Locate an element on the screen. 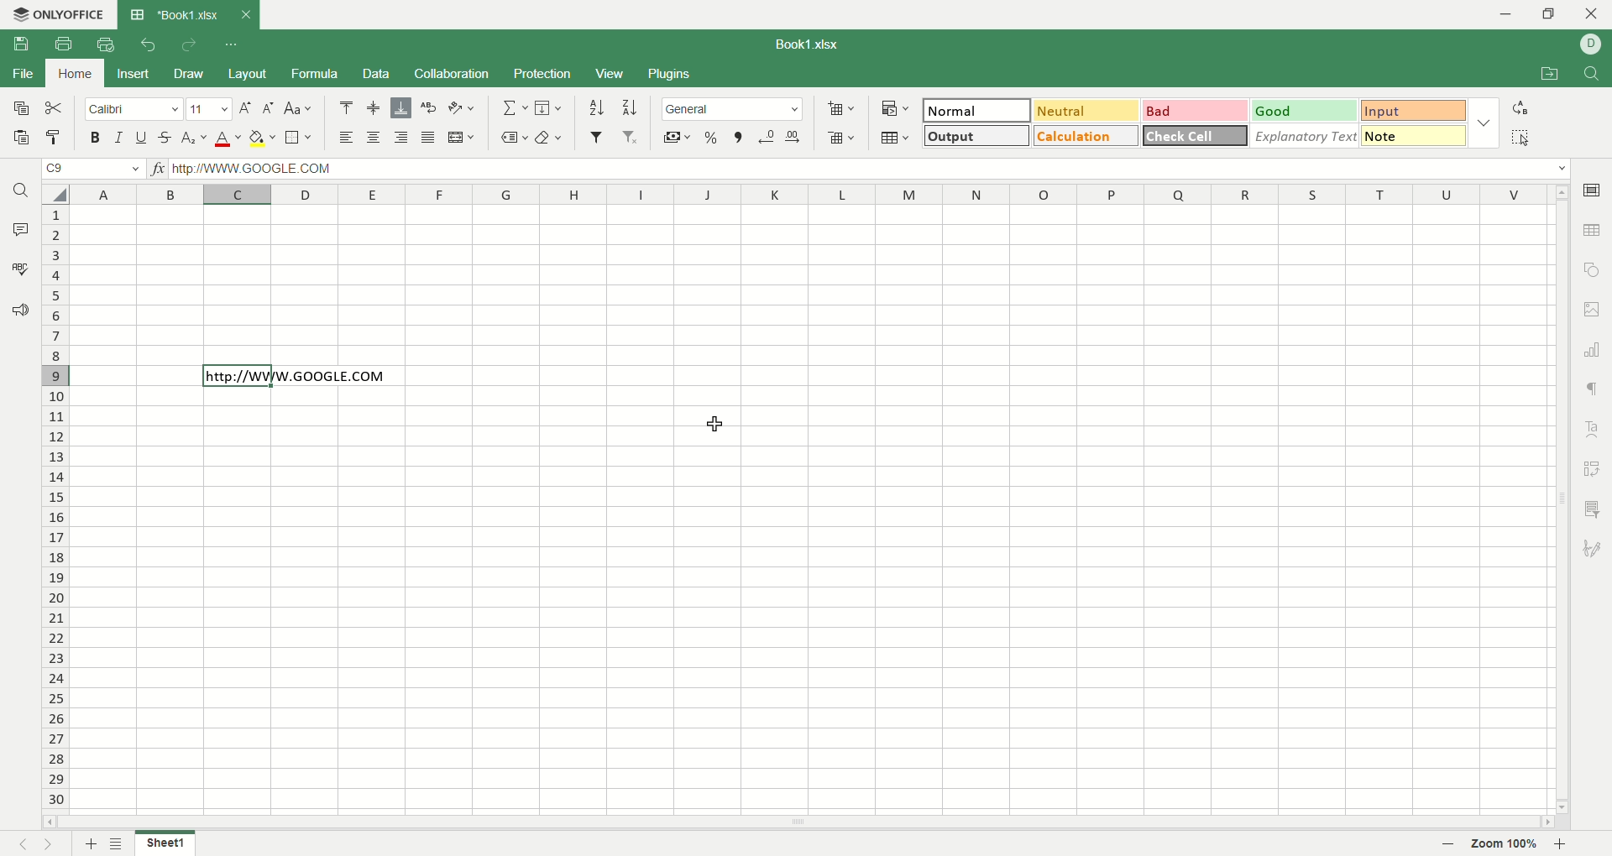 The image size is (1612, 856). maximize is located at coordinates (1549, 14).